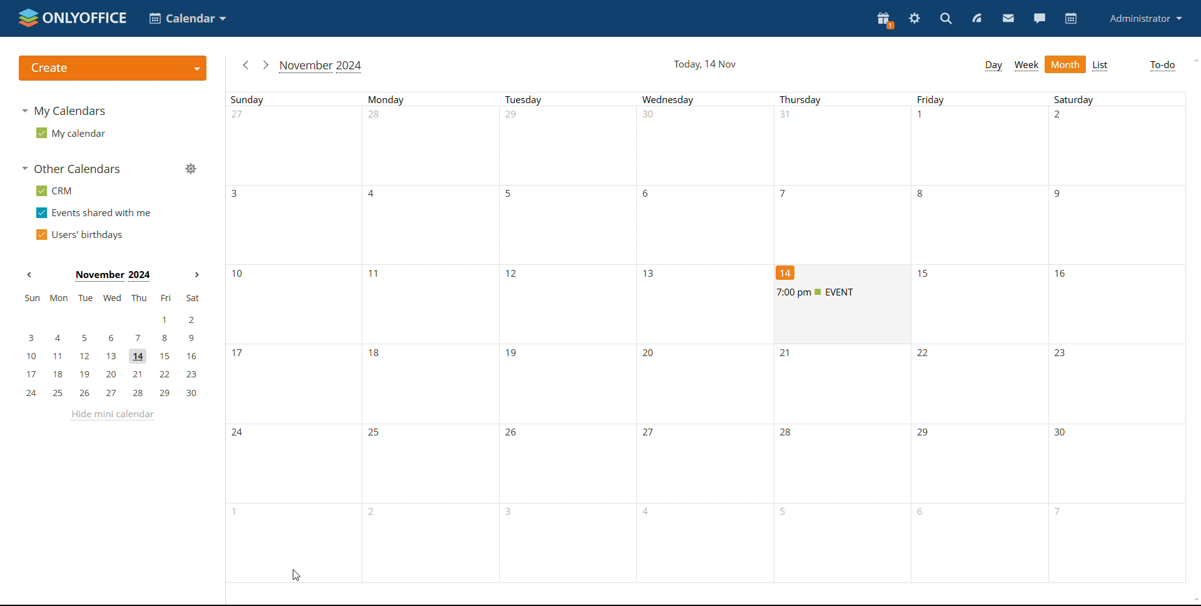 This screenshot has height=606, width=1201. What do you see at coordinates (1026, 65) in the screenshot?
I see `week view` at bounding box center [1026, 65].